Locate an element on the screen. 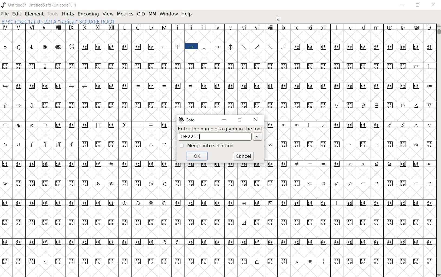 The height and width of the screenshot is (277, 441). Merge into selection is located at coordinates (207, 146).